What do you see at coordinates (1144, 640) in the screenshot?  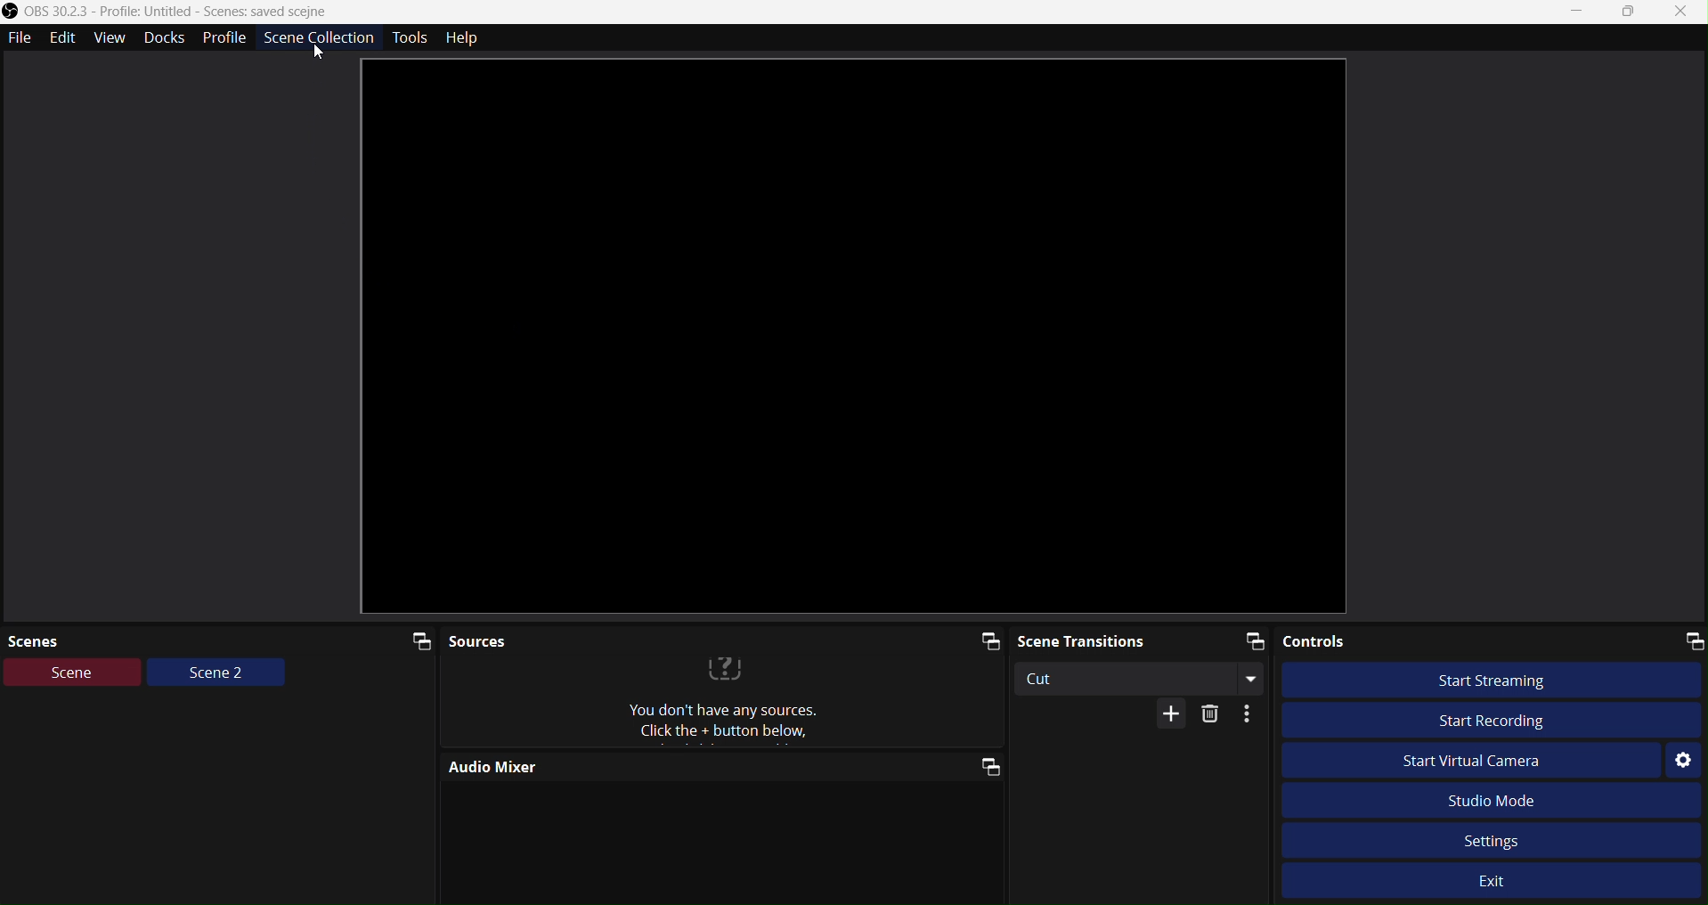 I see `Scene transitions` at bounding box center [1144, 640].